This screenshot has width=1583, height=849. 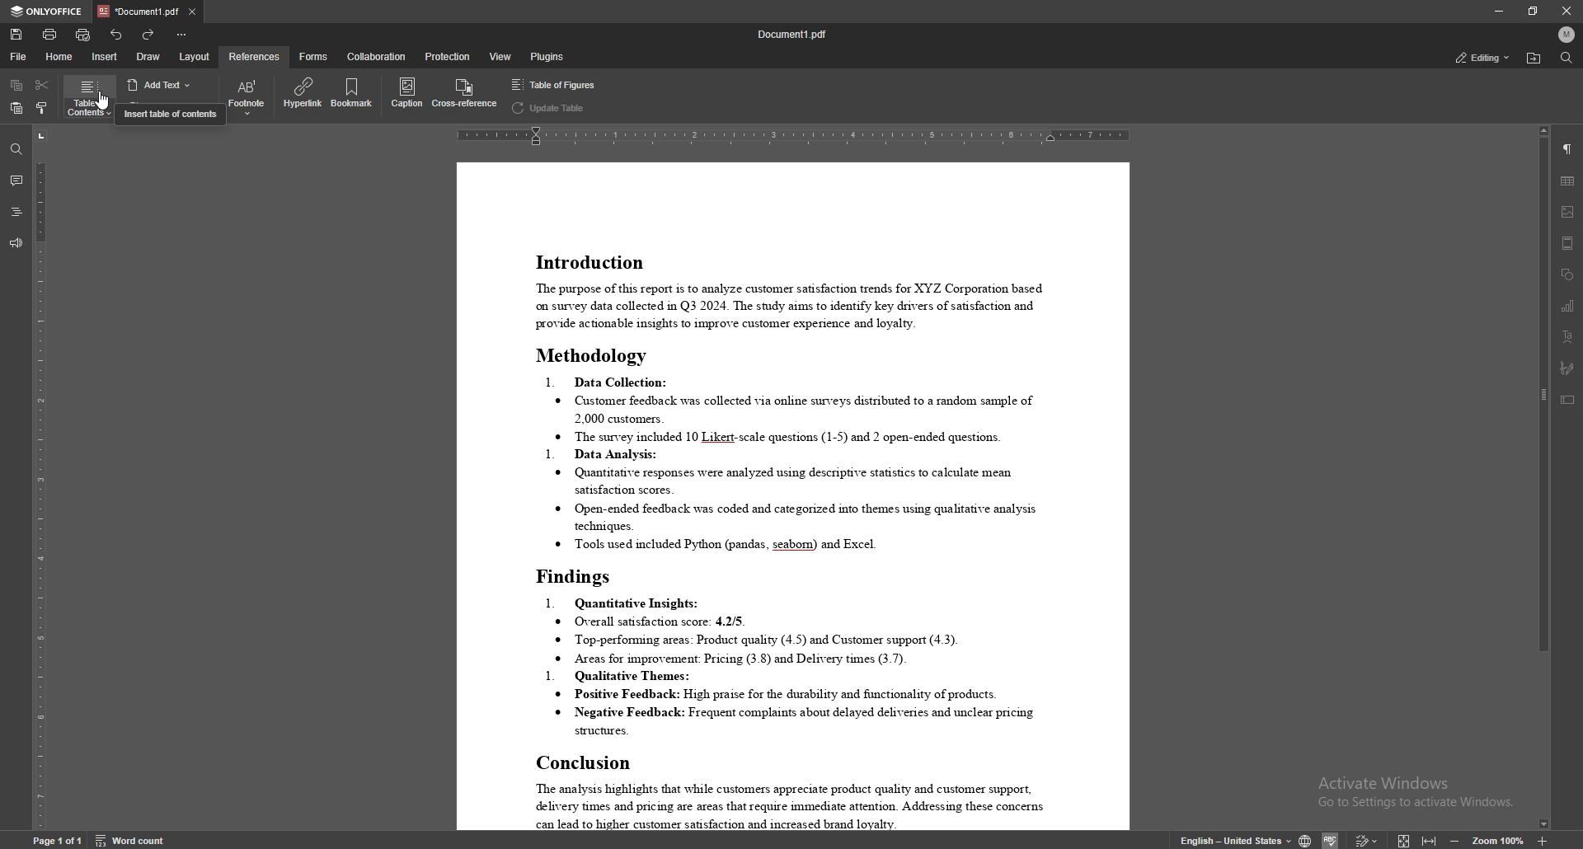 I want to click on undo, so click(x=118, y=35).